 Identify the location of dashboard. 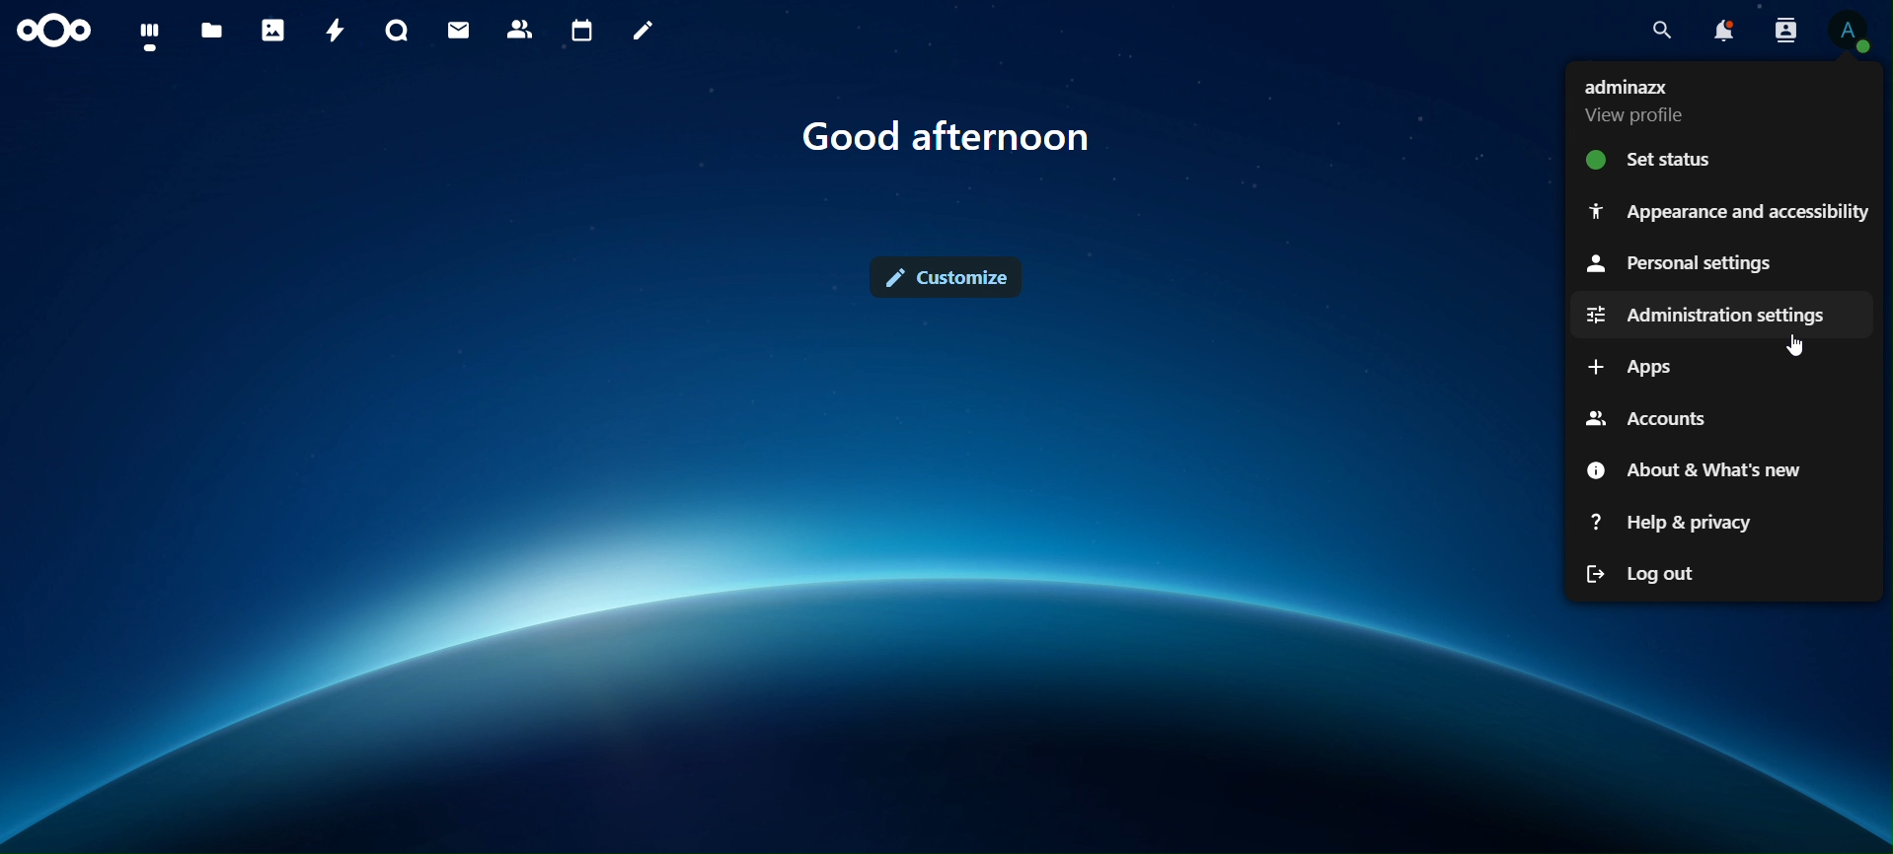
(151, 36).